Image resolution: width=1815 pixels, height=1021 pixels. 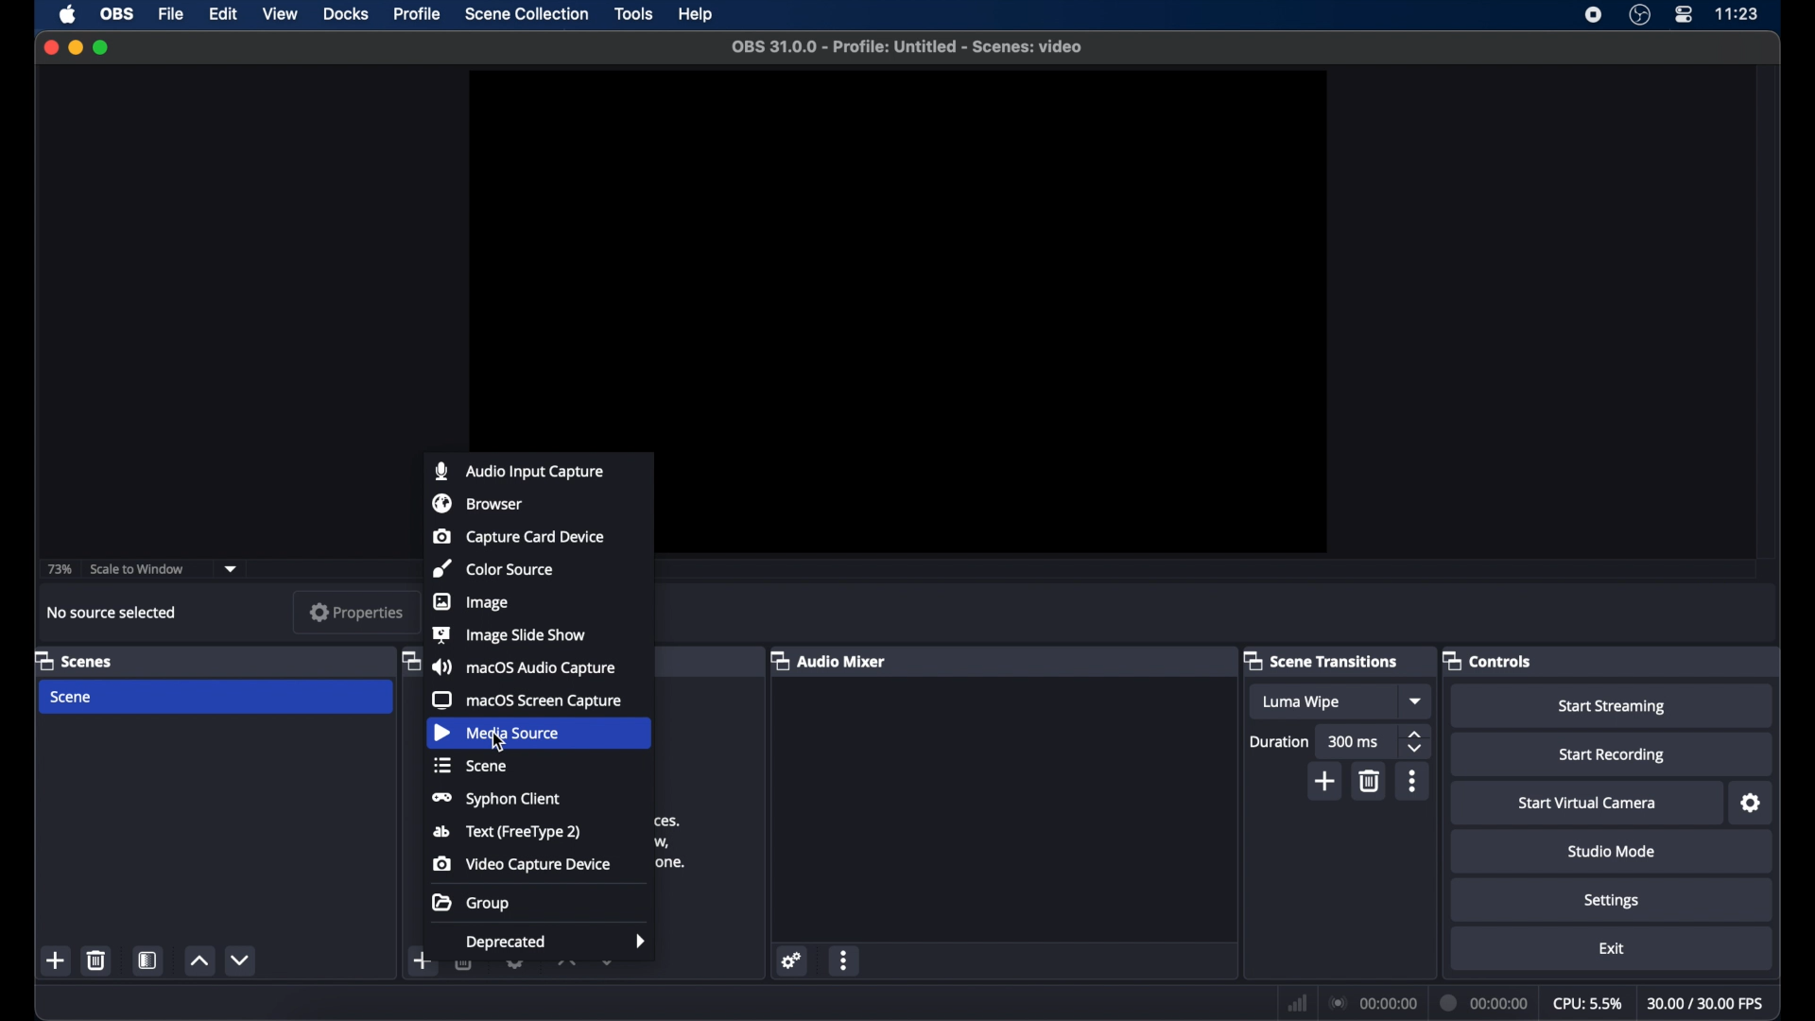 I want to click on obs studio, so click(x=1639, y=15).